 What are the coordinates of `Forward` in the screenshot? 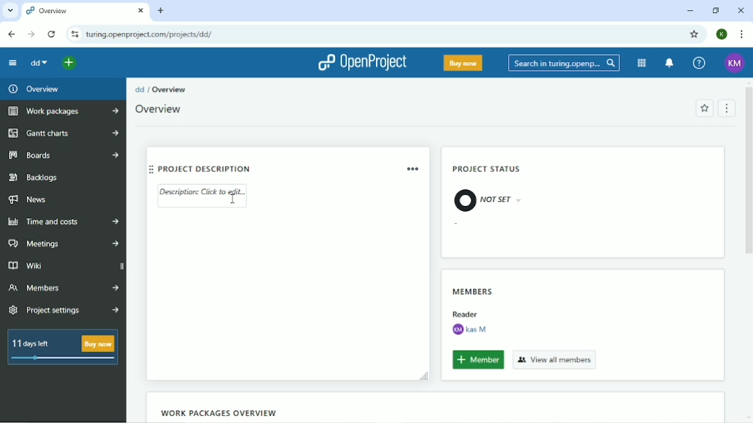 It's located at (31, 34).